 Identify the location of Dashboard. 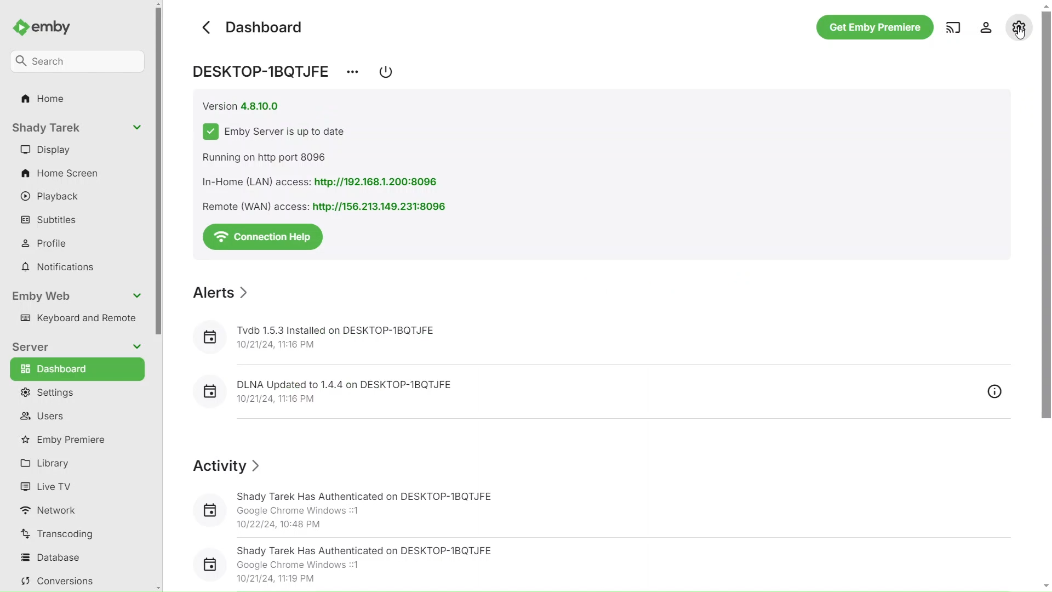
(72, 369).